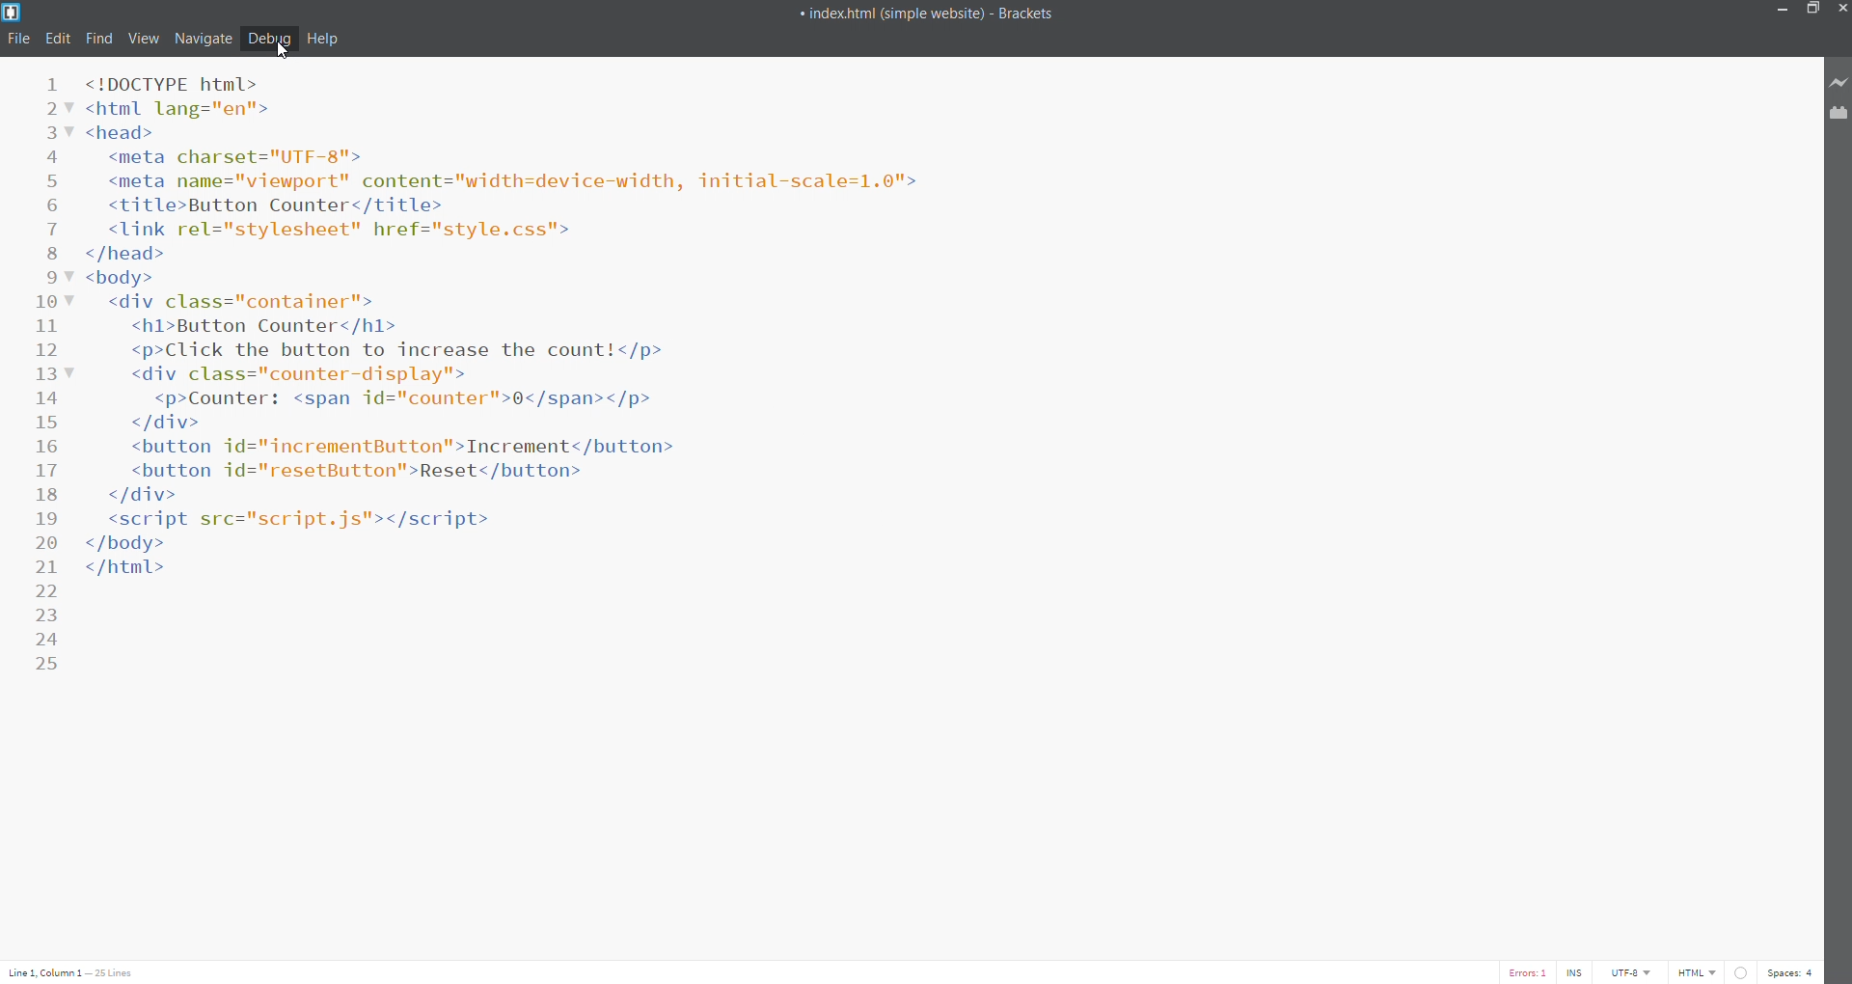  I want to click on error count, so click(1518, 972).